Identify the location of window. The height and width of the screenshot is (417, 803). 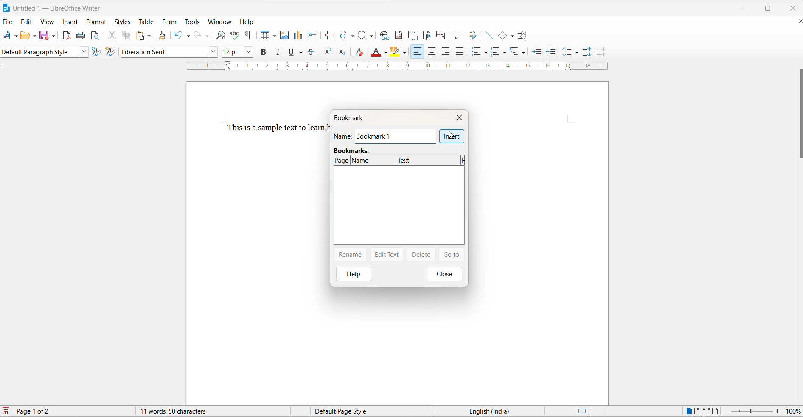
(219, 22).